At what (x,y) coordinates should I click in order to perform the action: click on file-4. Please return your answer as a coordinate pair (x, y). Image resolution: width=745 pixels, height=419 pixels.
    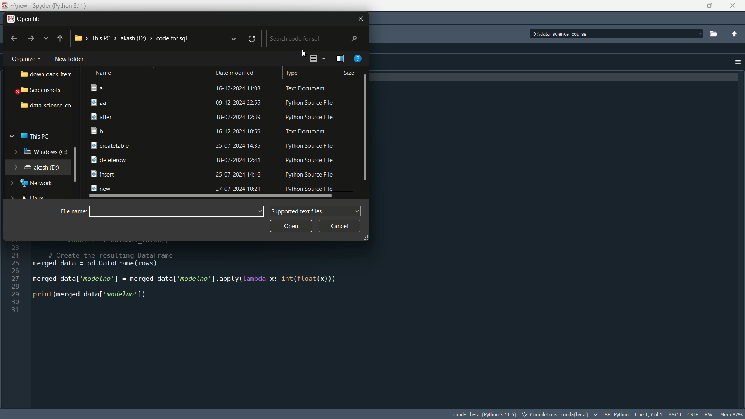
    Looking at the image, I should click on (213, 132).